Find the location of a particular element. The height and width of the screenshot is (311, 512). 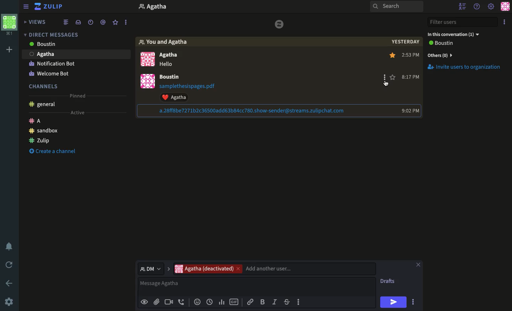

In this conversation is located at coordinates (453, 35).